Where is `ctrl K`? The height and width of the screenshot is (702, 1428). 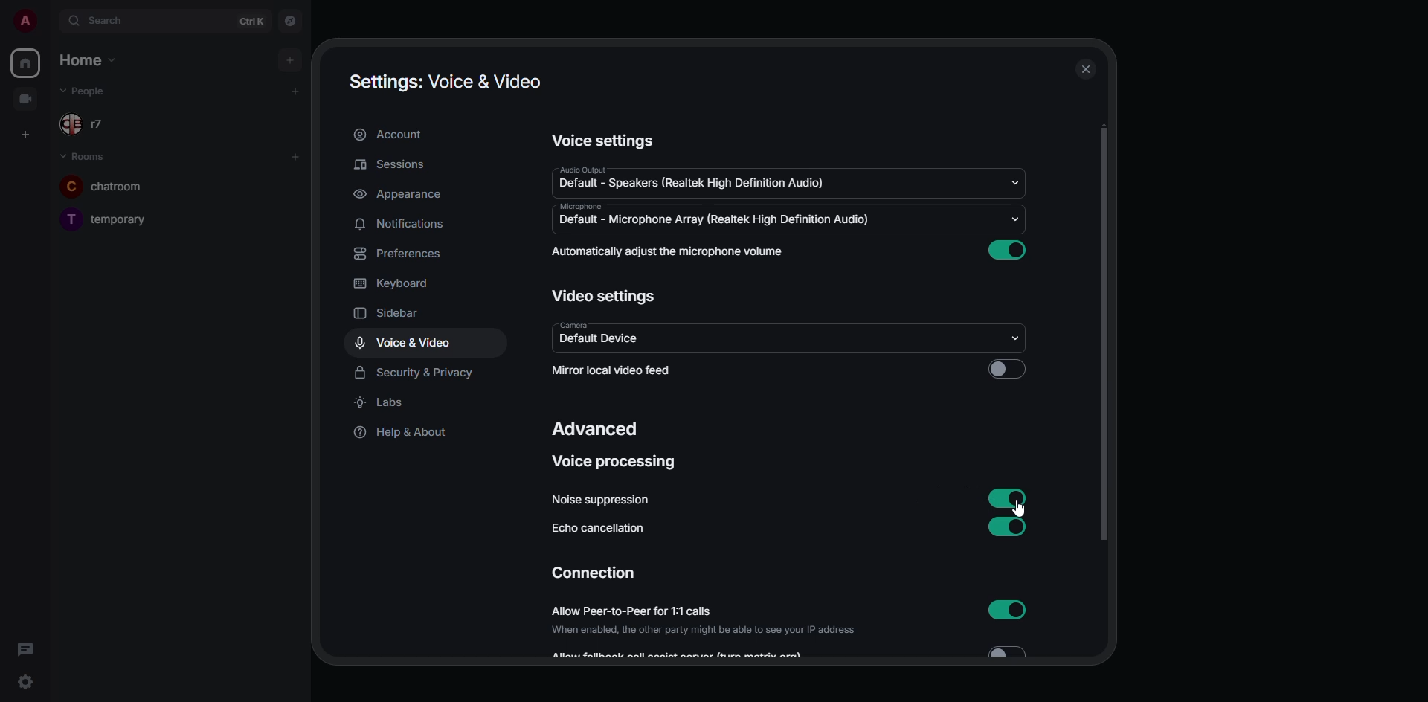 ctrl K is located at coordinates (252, 22).